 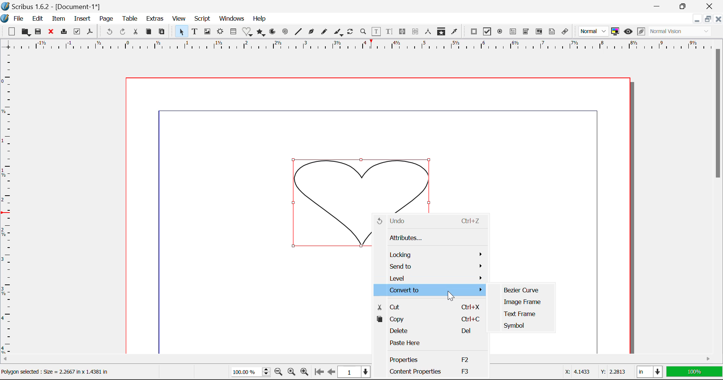 I want to click on Page, so click(x=107, y=19).